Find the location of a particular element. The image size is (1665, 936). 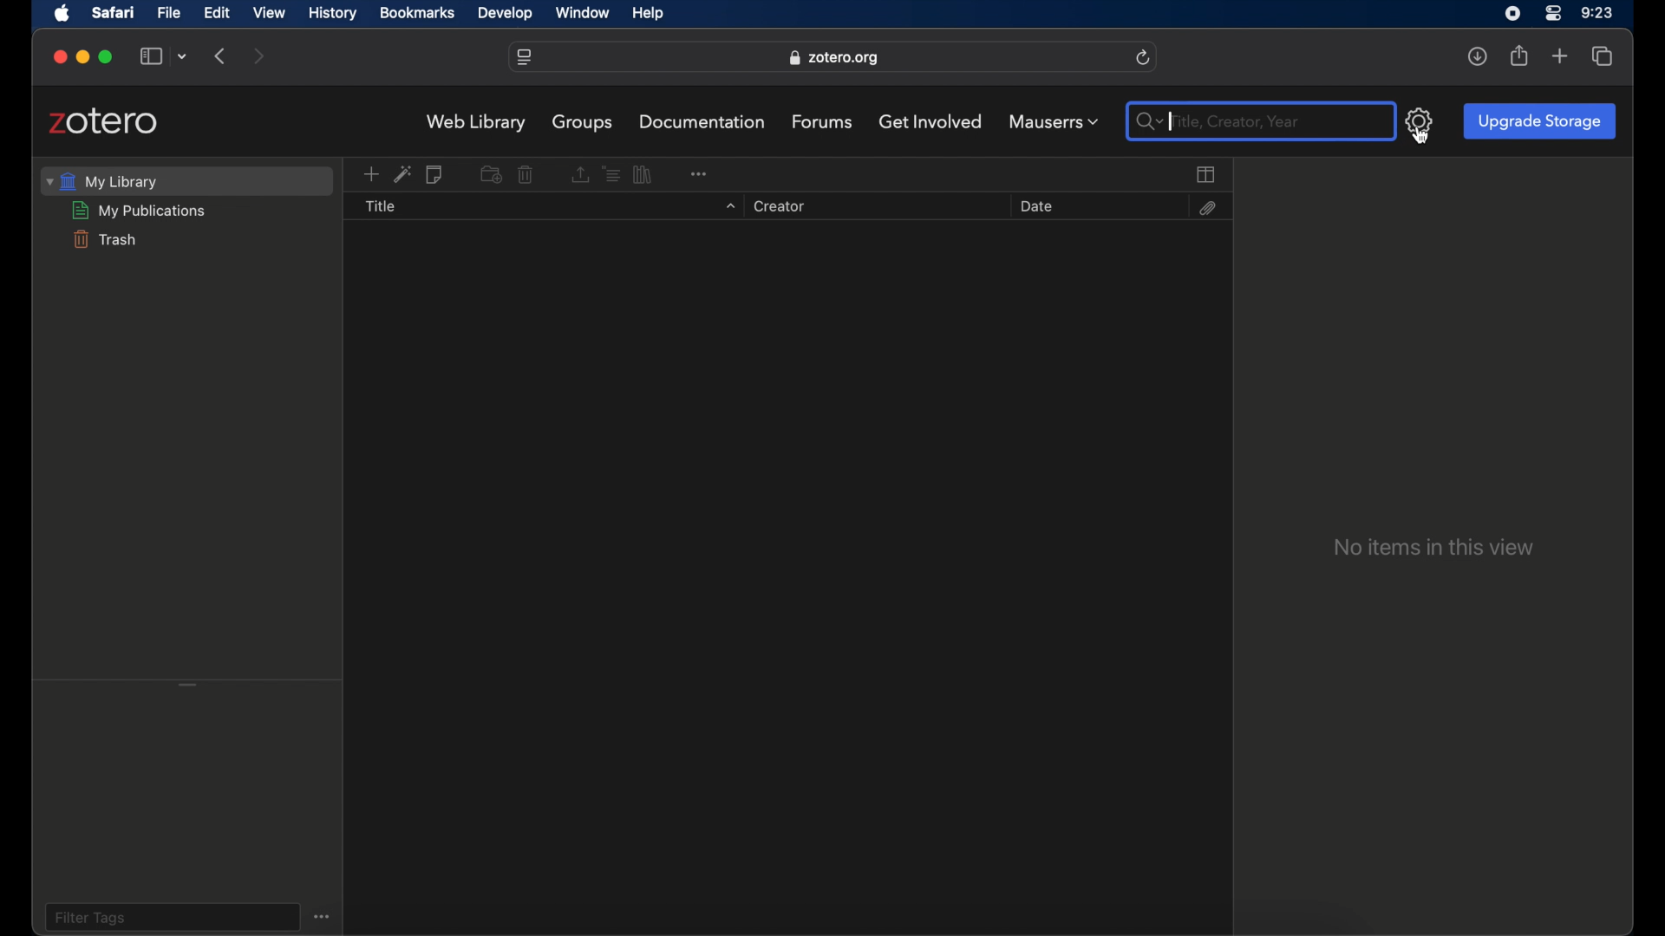

edit is located at coordinates (215, 13).